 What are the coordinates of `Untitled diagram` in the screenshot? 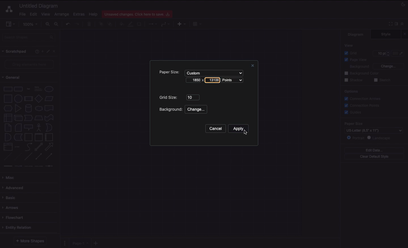 It's located at (39, 6).